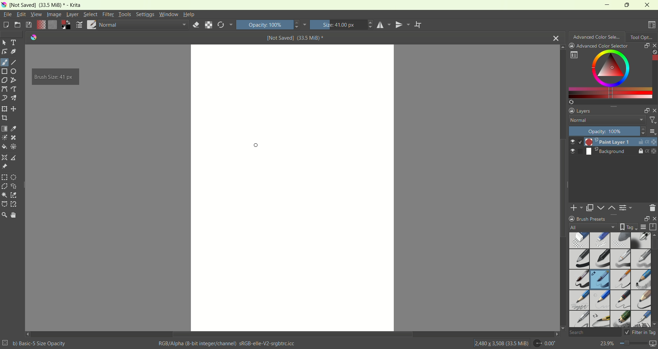  What do you see at coordinates (581, 110) in the screenshot?
I see `layers` at bounding box center [581, 110].